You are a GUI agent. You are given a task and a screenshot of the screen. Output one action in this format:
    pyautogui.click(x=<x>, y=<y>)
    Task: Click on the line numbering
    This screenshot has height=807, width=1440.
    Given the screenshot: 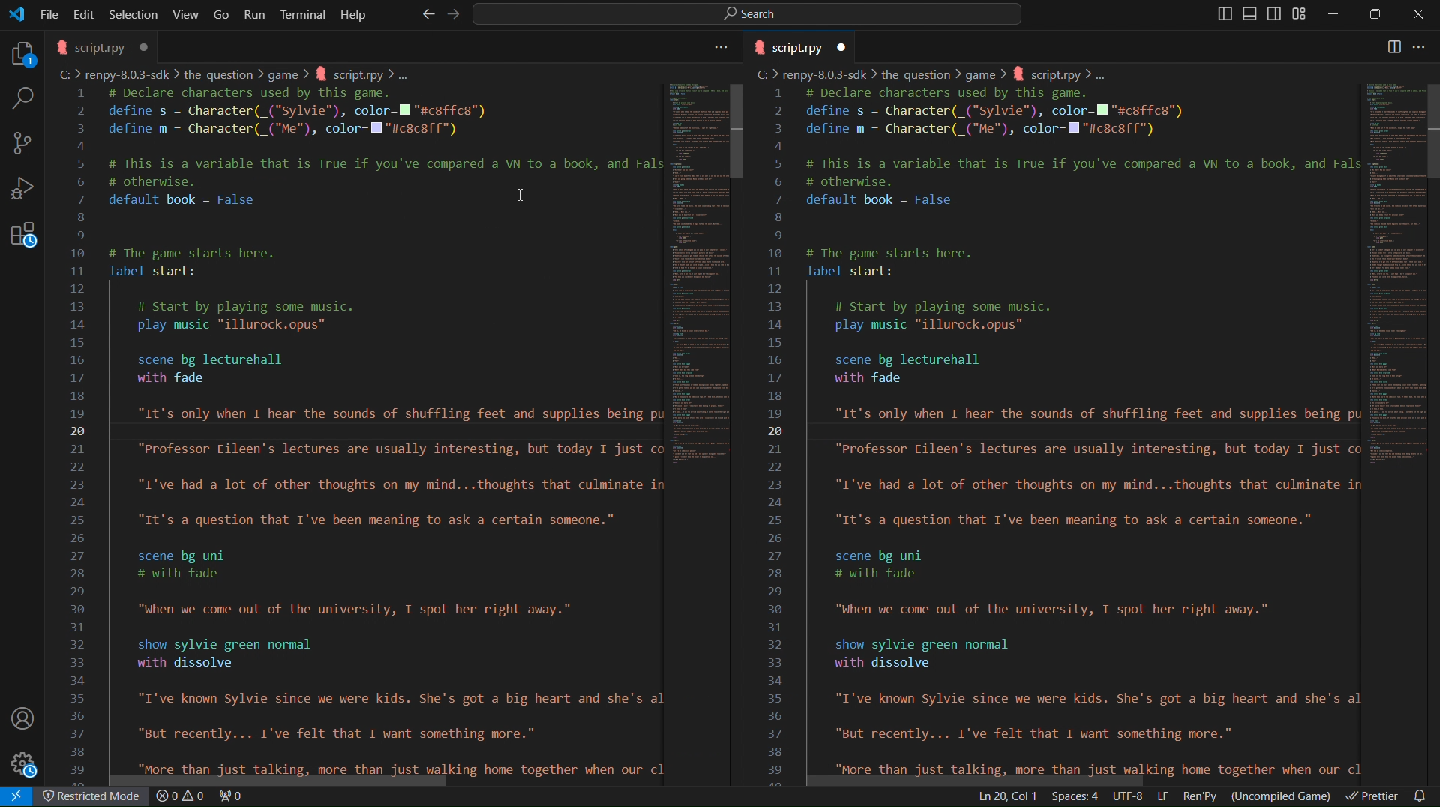 What is the action you would take?
    pyautogui.click(x=778, y=436)
    